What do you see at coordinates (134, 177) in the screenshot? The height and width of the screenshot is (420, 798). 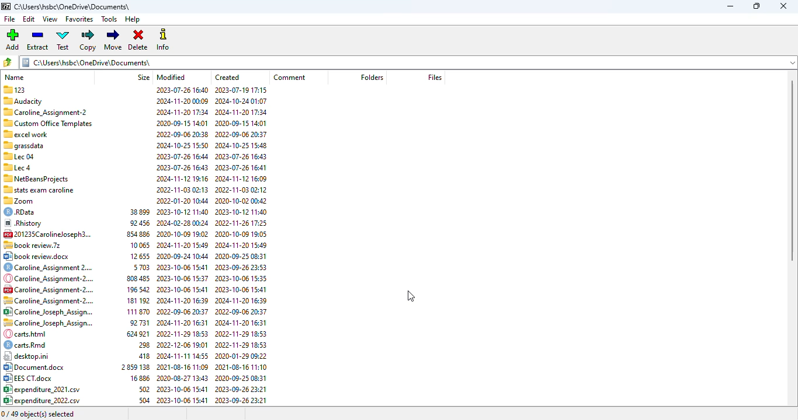 I see `| Bl stats exam caroline 2022-11-03 02:13 2022-11-03 02:12` at bounding box center [134, 177].